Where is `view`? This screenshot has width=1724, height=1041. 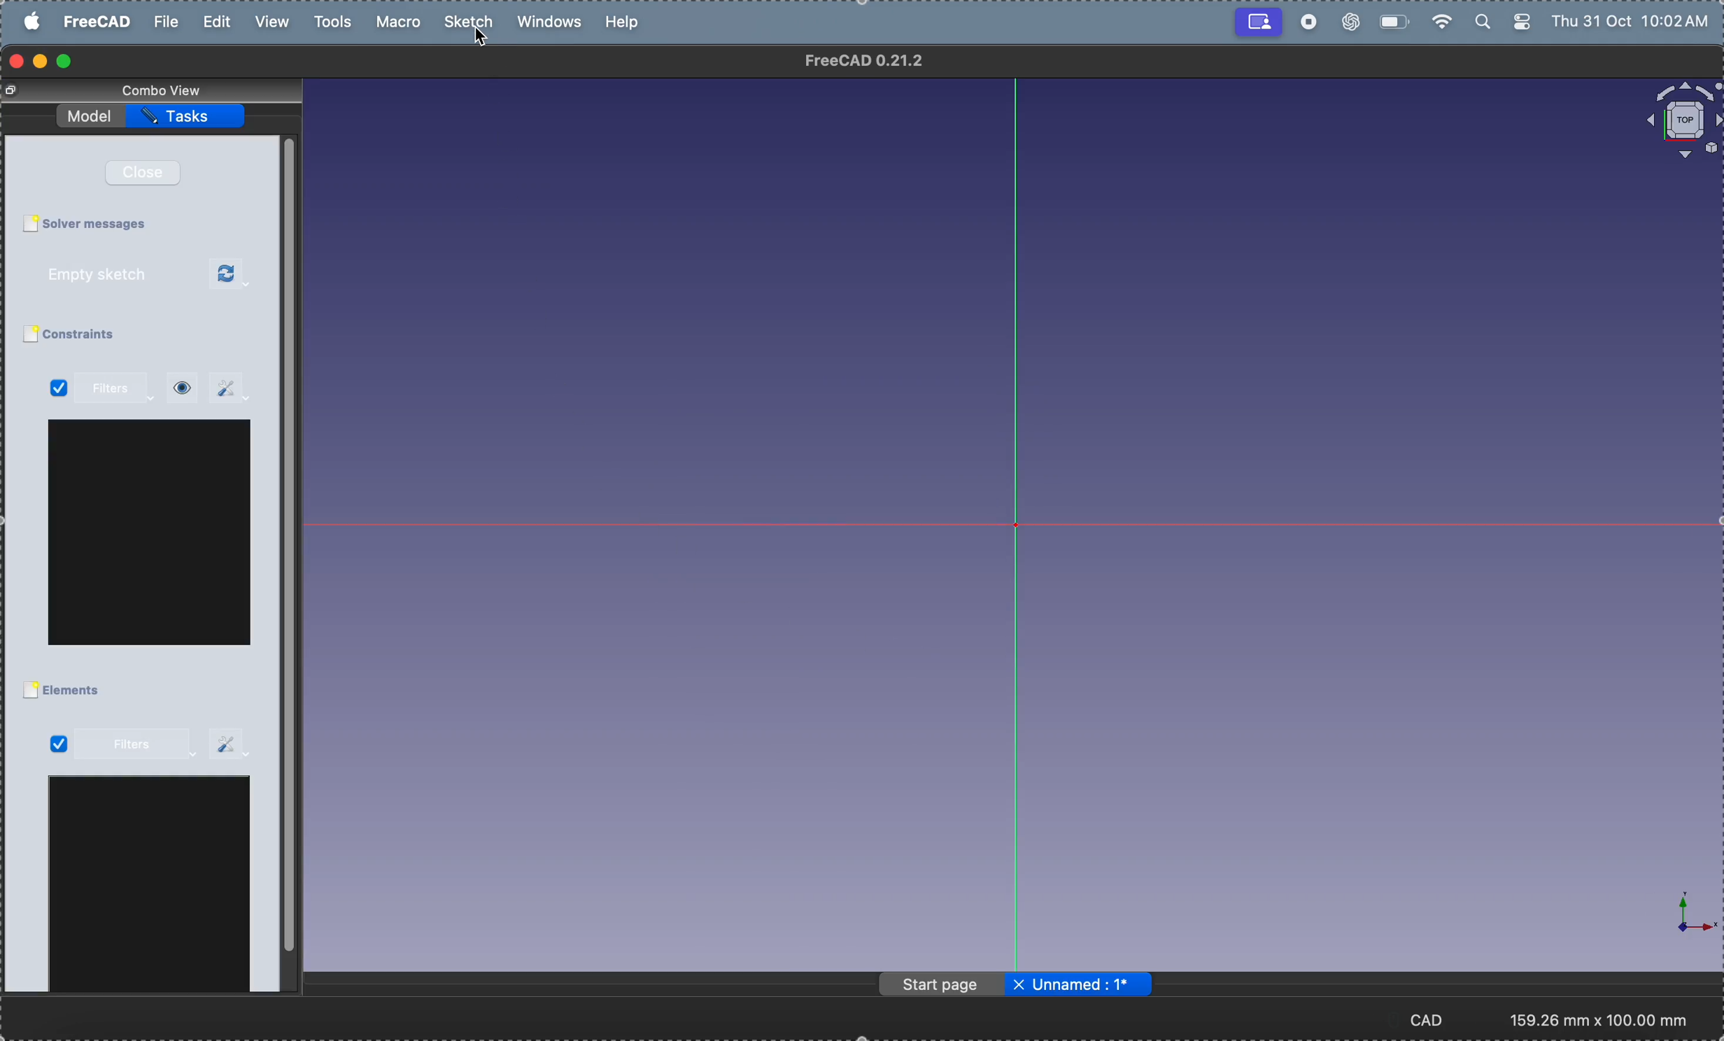
view is located at coordinates (270, 22).